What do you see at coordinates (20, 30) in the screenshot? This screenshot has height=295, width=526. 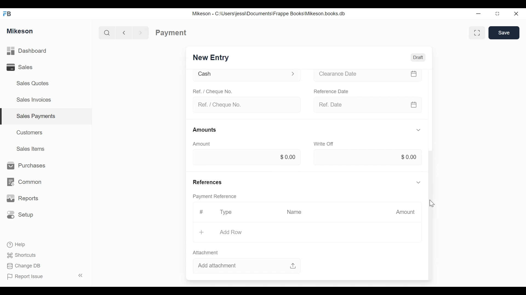 I see `Mikeson` at bounding box center [20, 30].